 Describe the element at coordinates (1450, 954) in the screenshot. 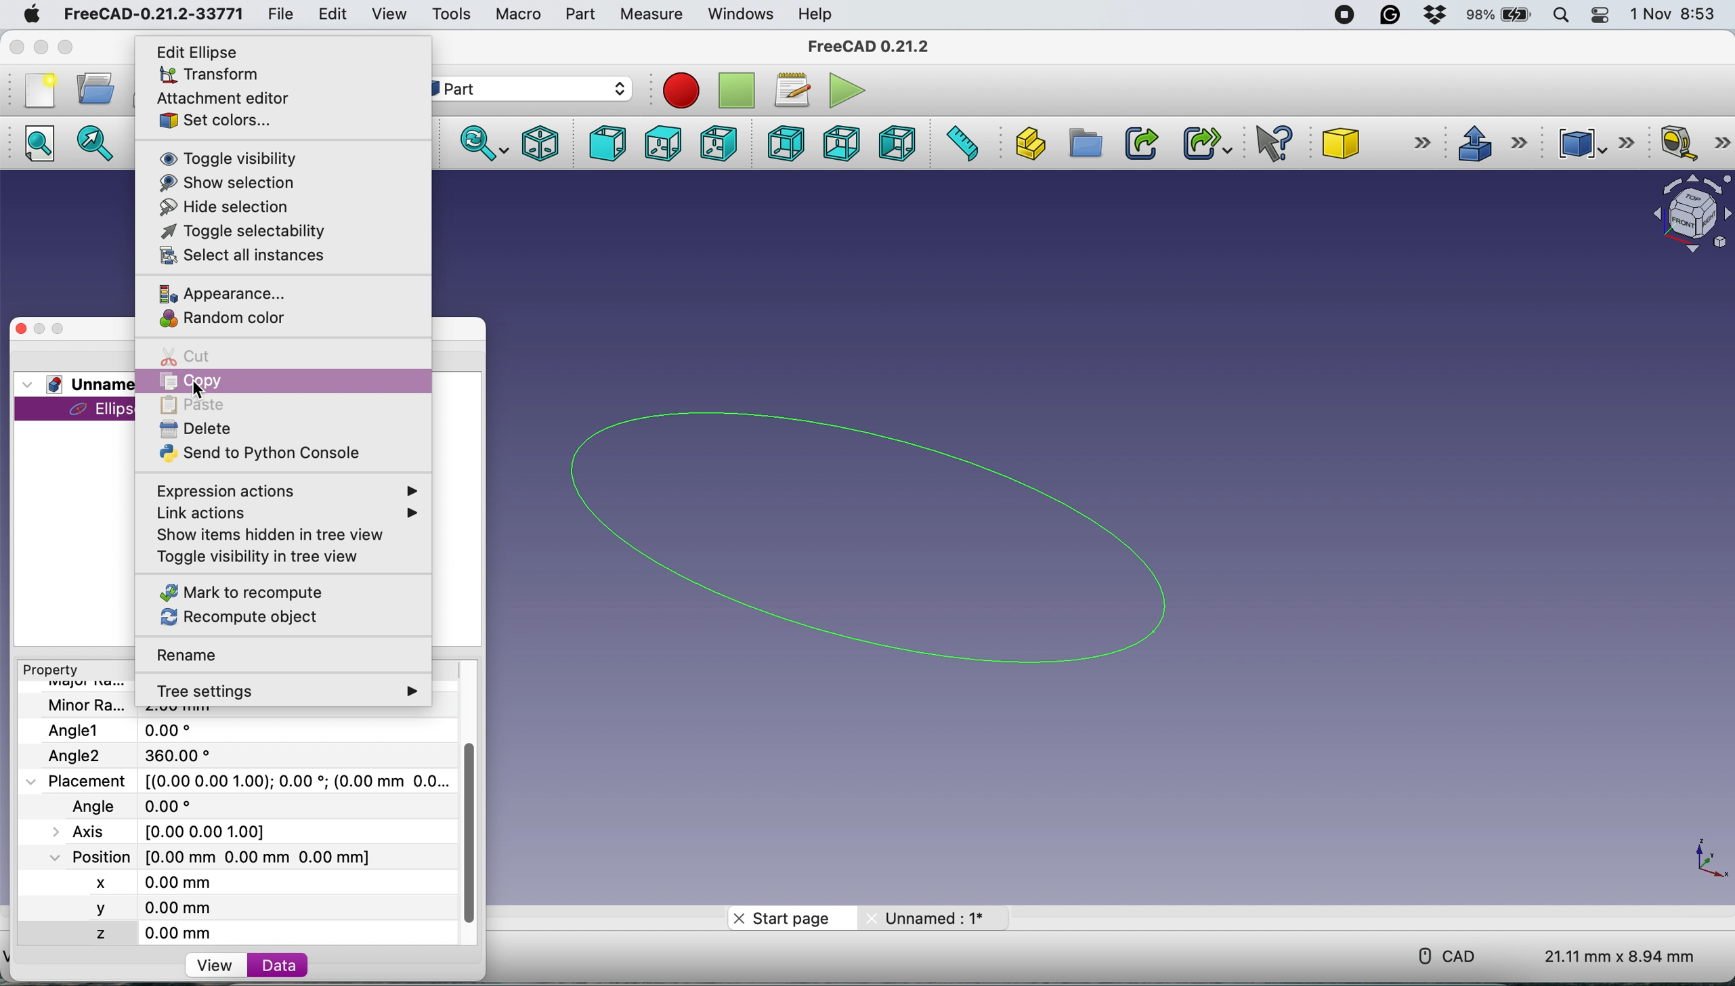

I see `cad` at that location.